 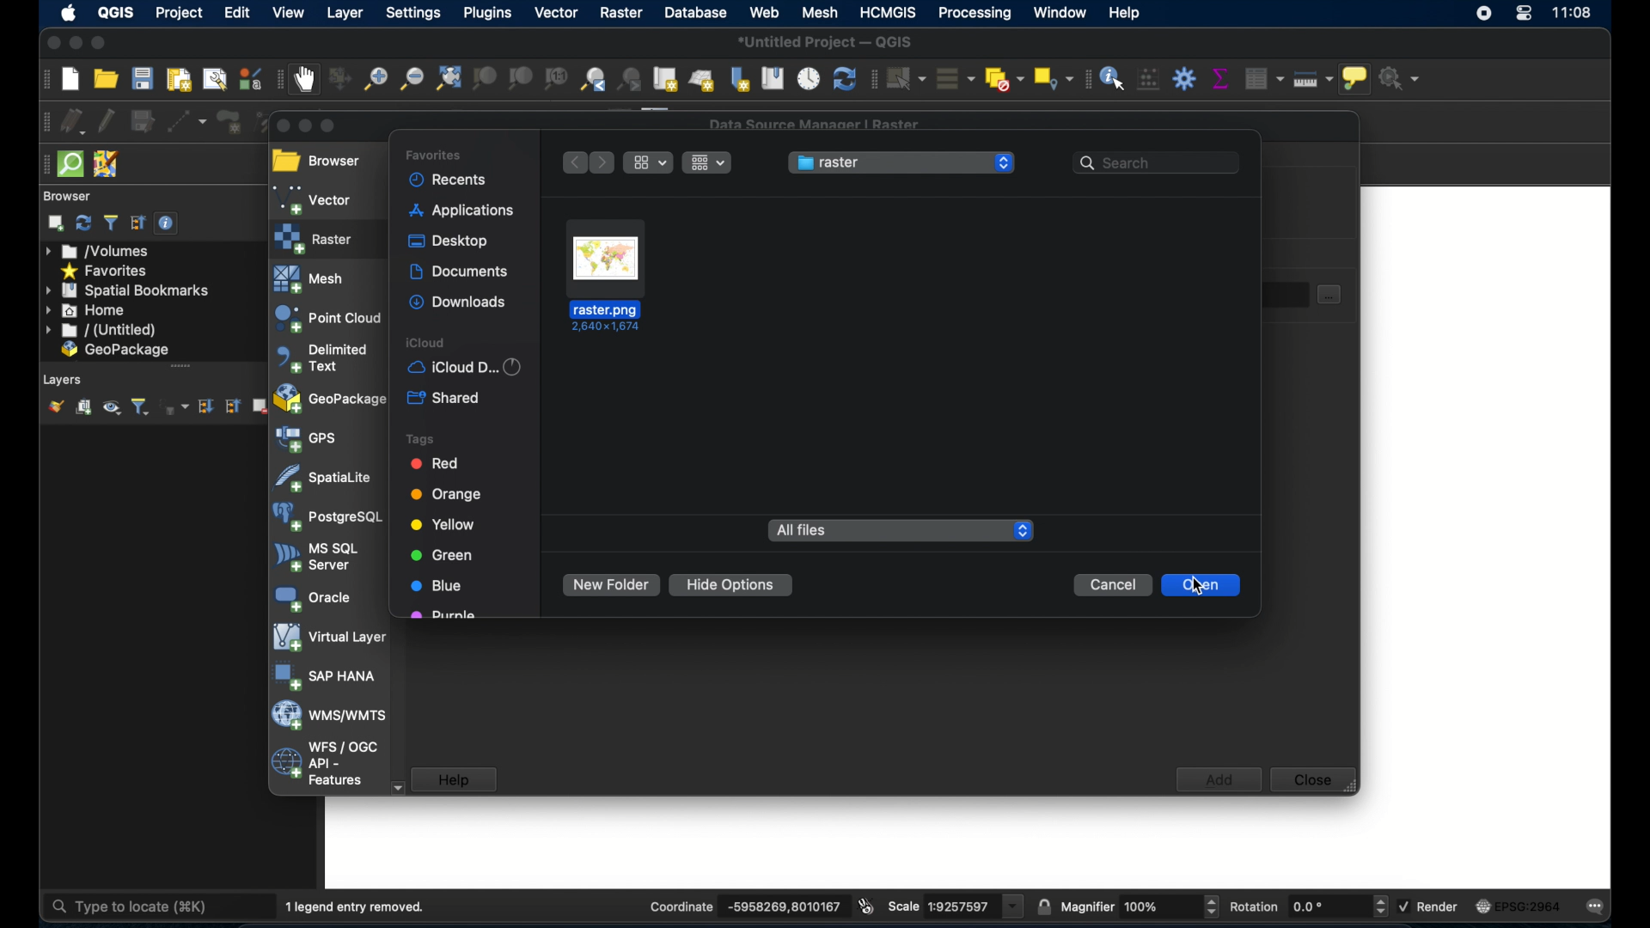 What do you see at coordinates (1043, 905) in the screenshot?
I see `lock scale` at bounding box center [1043, 905].